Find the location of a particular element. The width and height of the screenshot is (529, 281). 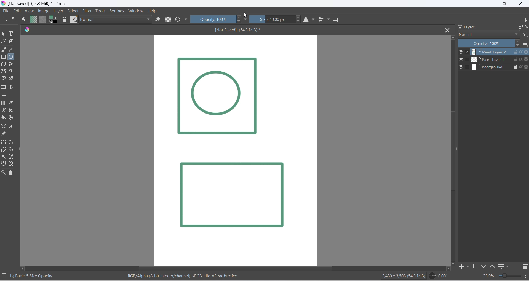

image is located at coordinates (46, 12).